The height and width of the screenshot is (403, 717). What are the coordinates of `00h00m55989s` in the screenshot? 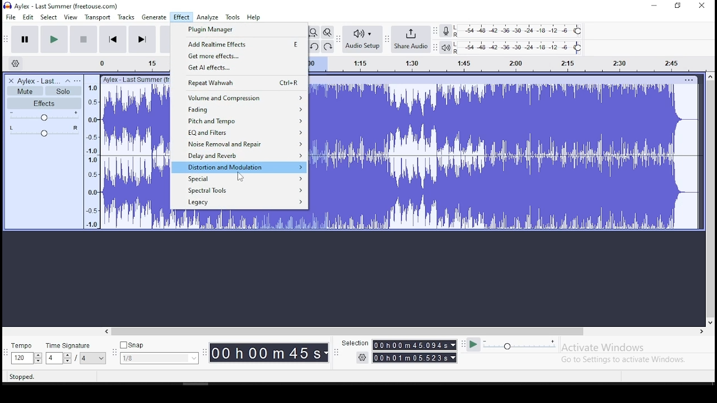 It's located at (415, 358).